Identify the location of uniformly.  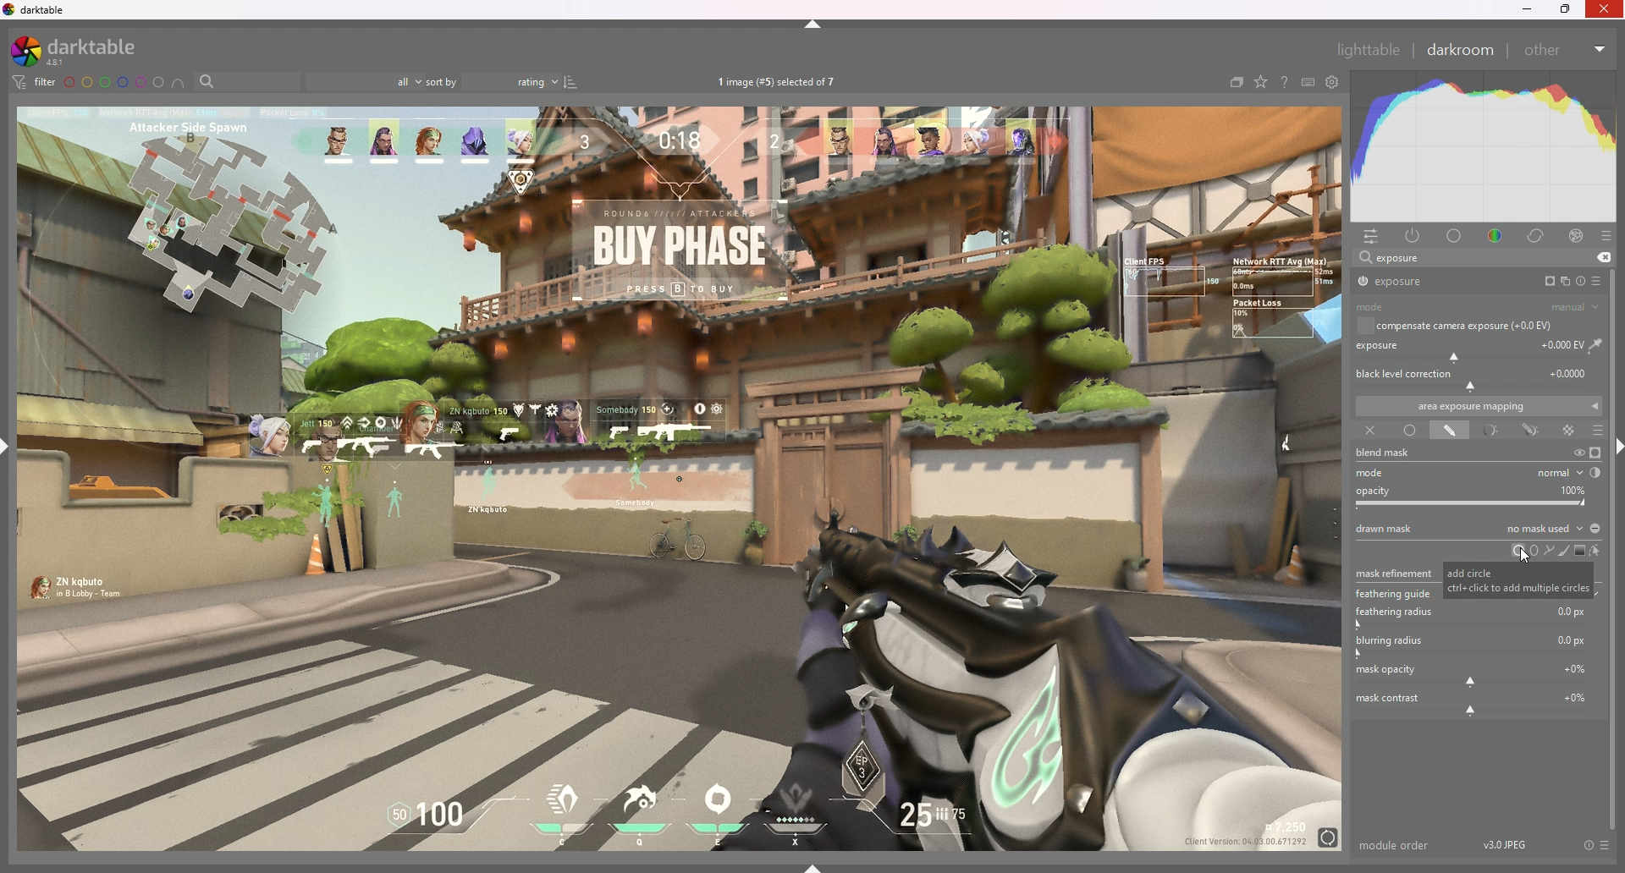
(1410, 430).